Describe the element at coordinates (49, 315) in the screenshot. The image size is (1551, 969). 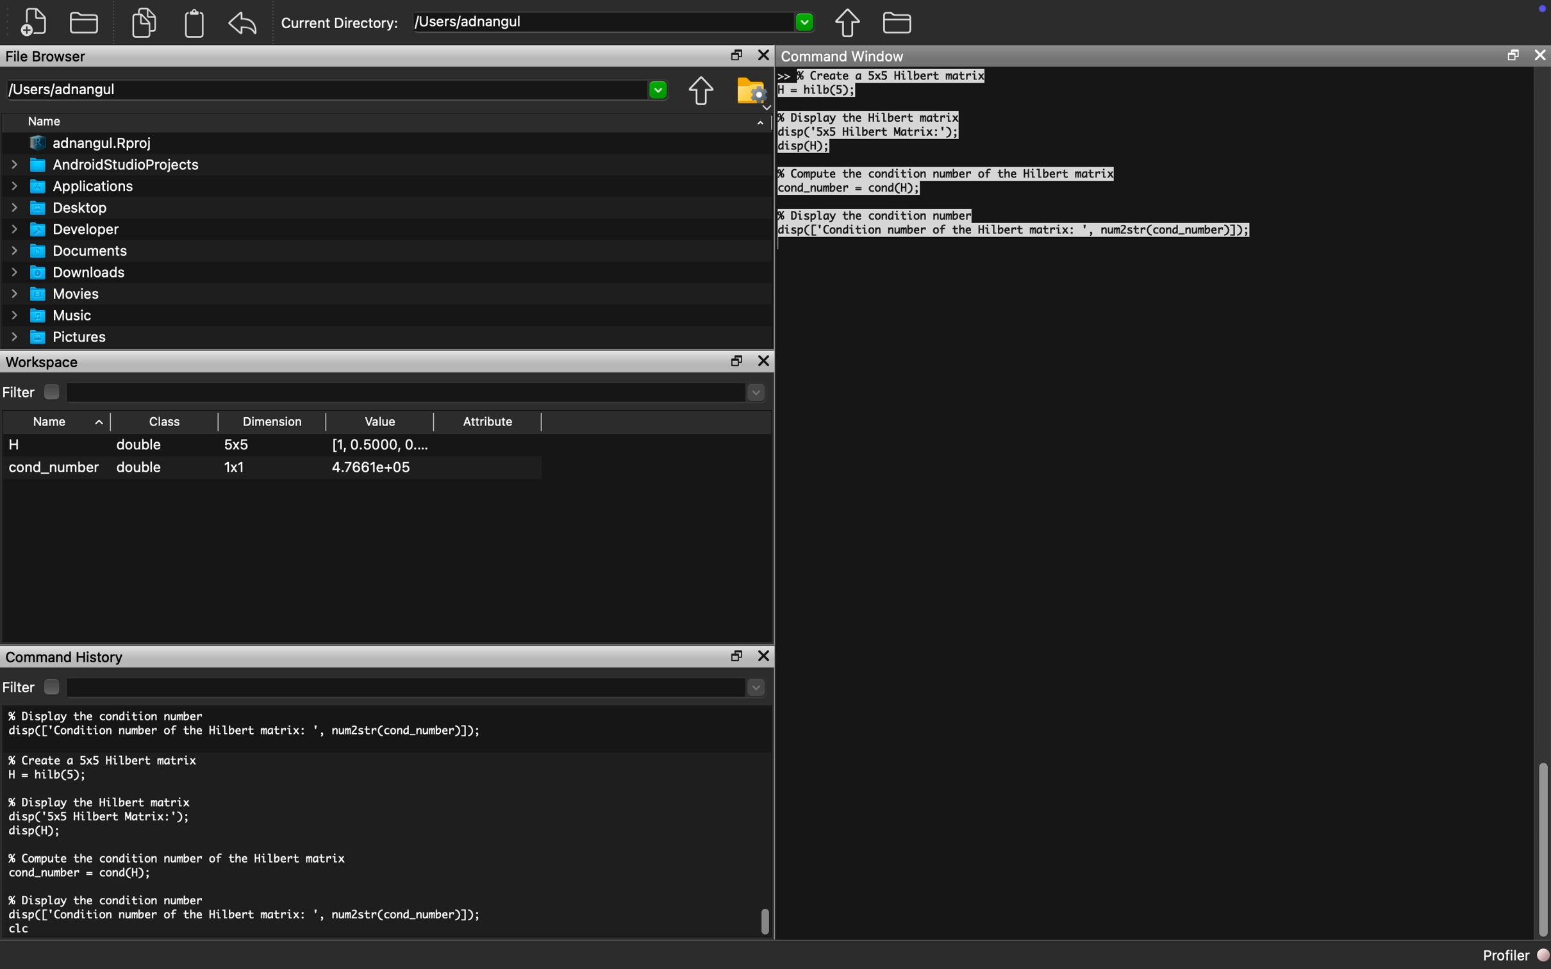
I see `Music` at that location.